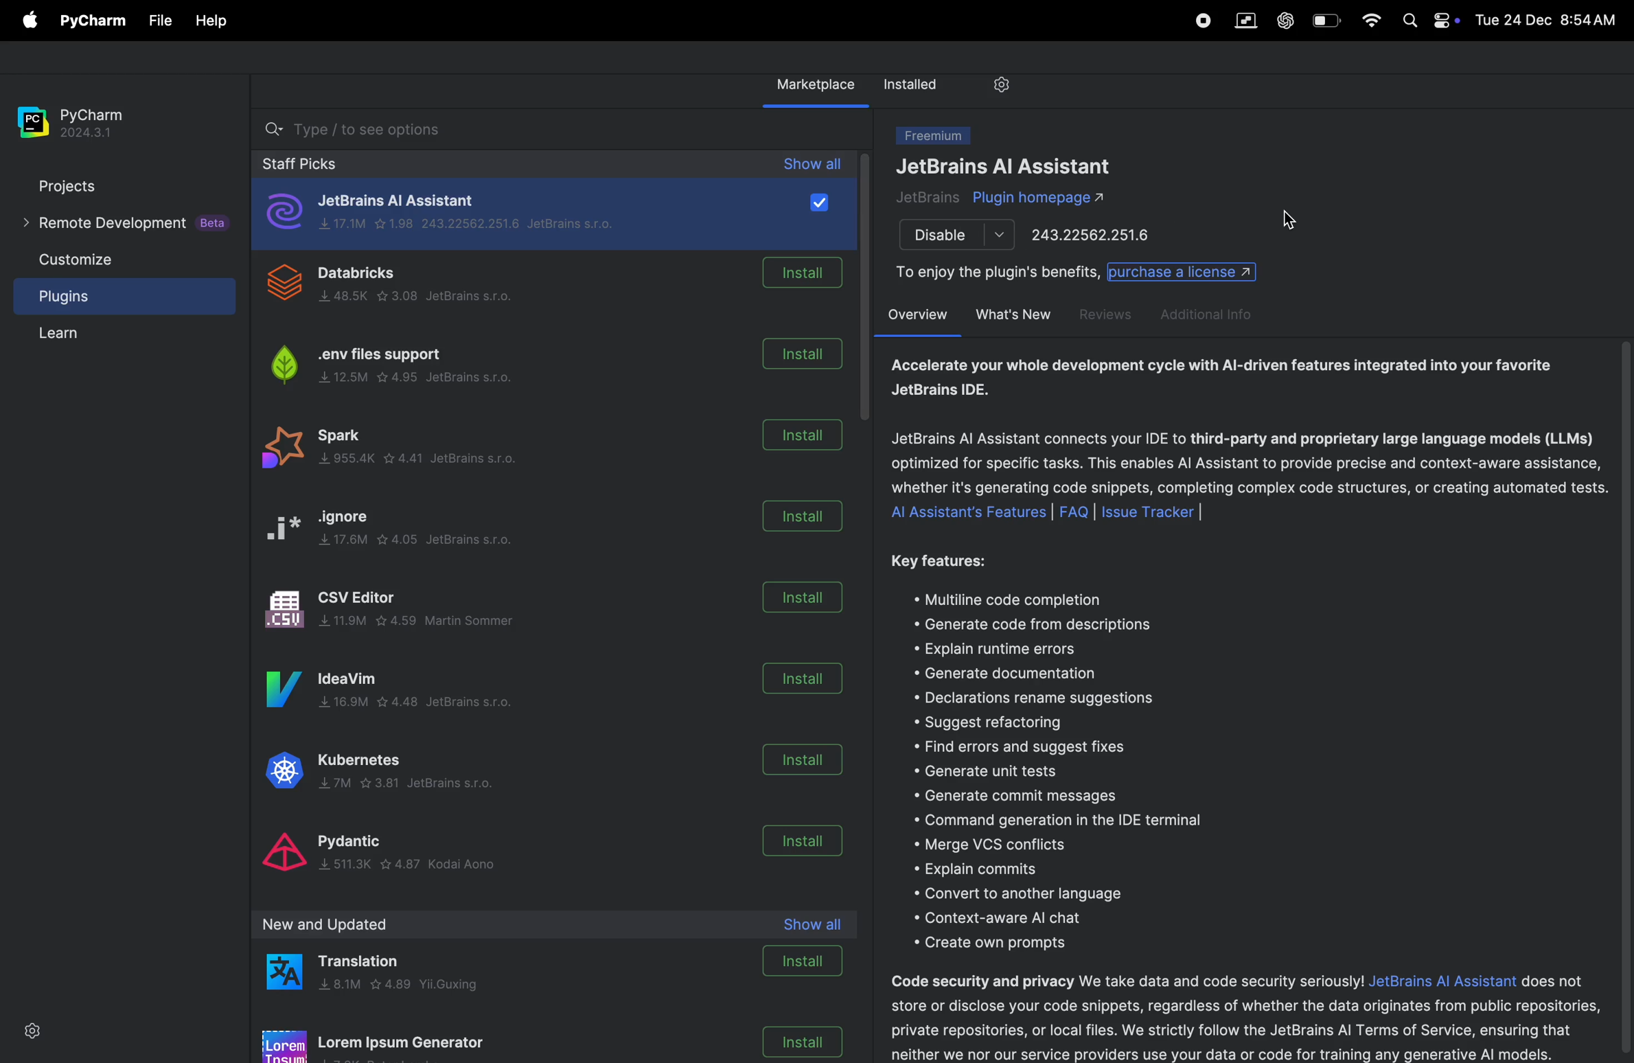  Describe the element at coordinates (391, 705) in the screenshot. I see `idea vim` at that location.